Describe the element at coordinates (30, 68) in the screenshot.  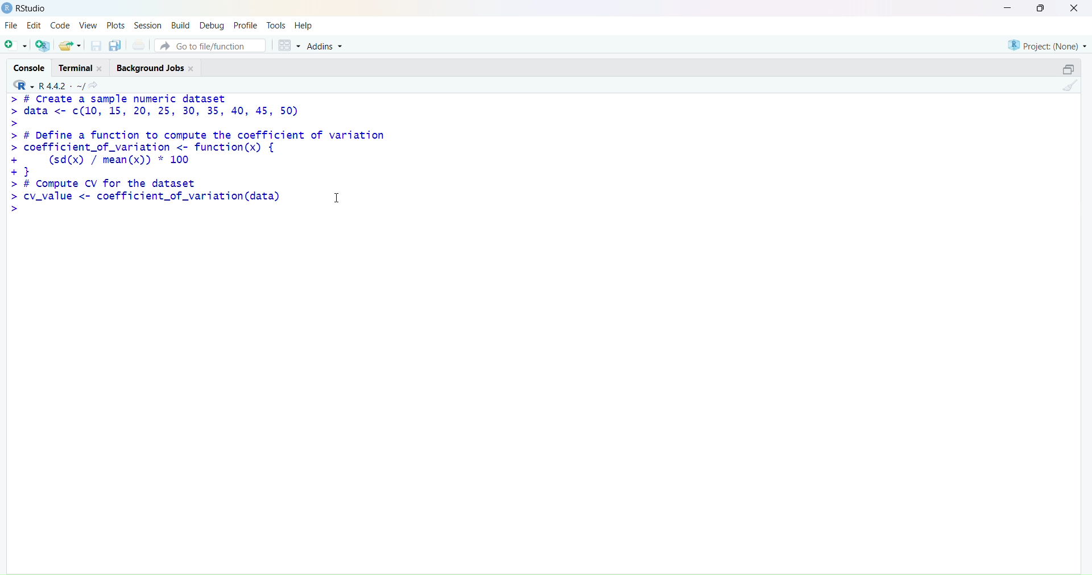
I see `console` at that location.